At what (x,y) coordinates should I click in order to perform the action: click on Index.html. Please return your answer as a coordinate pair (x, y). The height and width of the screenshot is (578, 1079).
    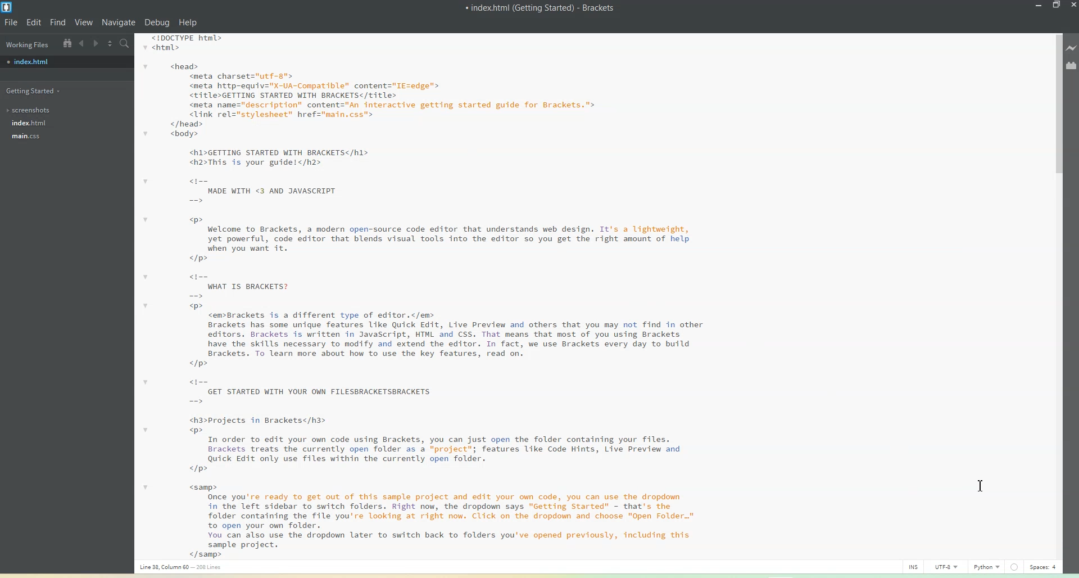
    Looking at the image, I should click on (29, 123).